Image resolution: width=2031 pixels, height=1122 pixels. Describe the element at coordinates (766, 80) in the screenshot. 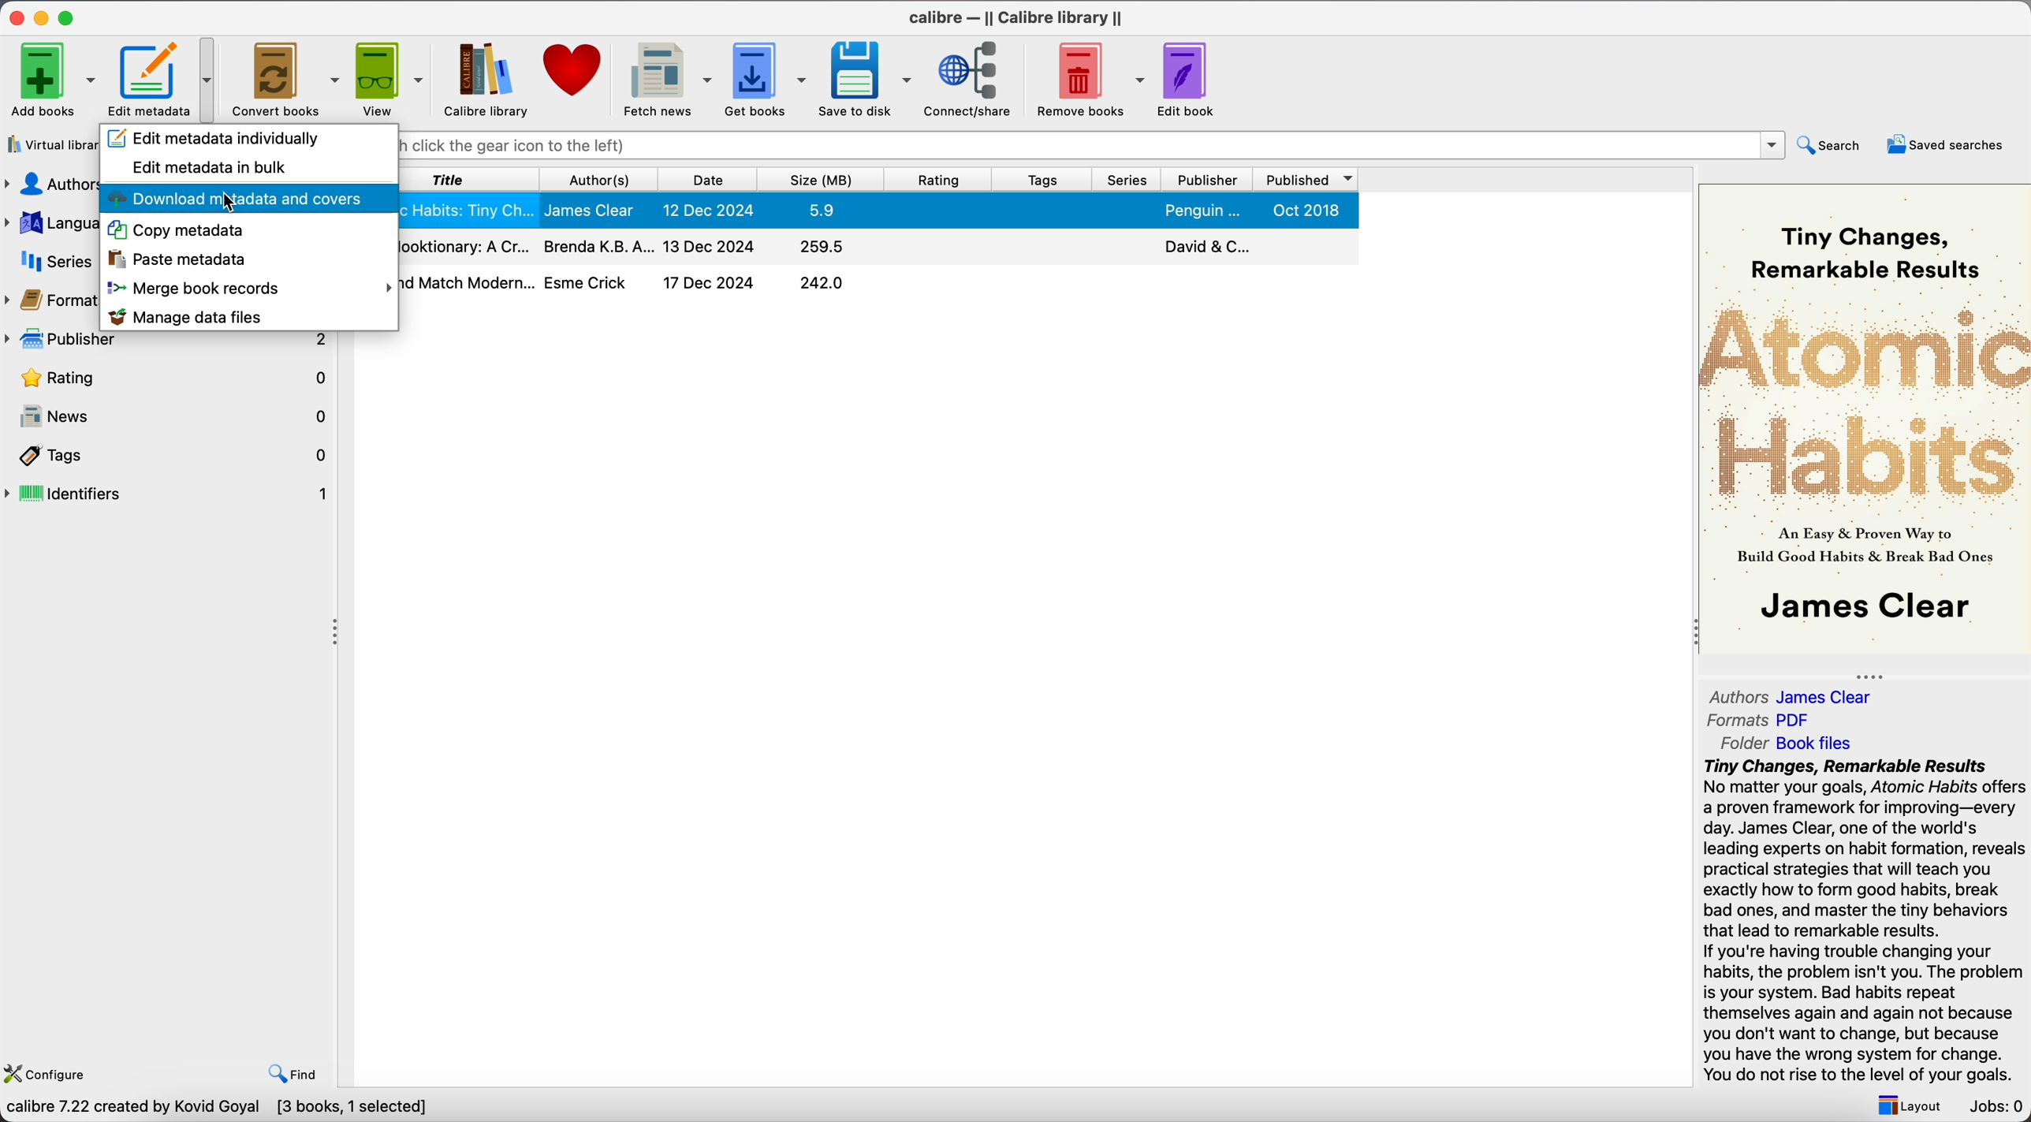

I see `get books` at that location.